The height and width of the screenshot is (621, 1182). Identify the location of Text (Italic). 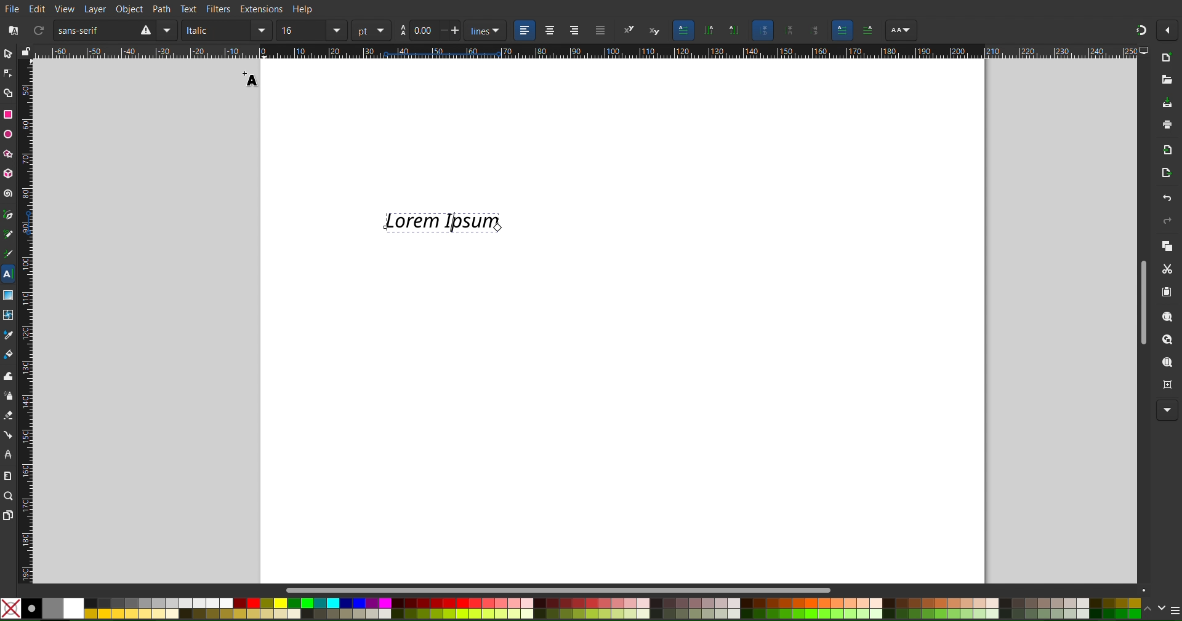
(443, 222).